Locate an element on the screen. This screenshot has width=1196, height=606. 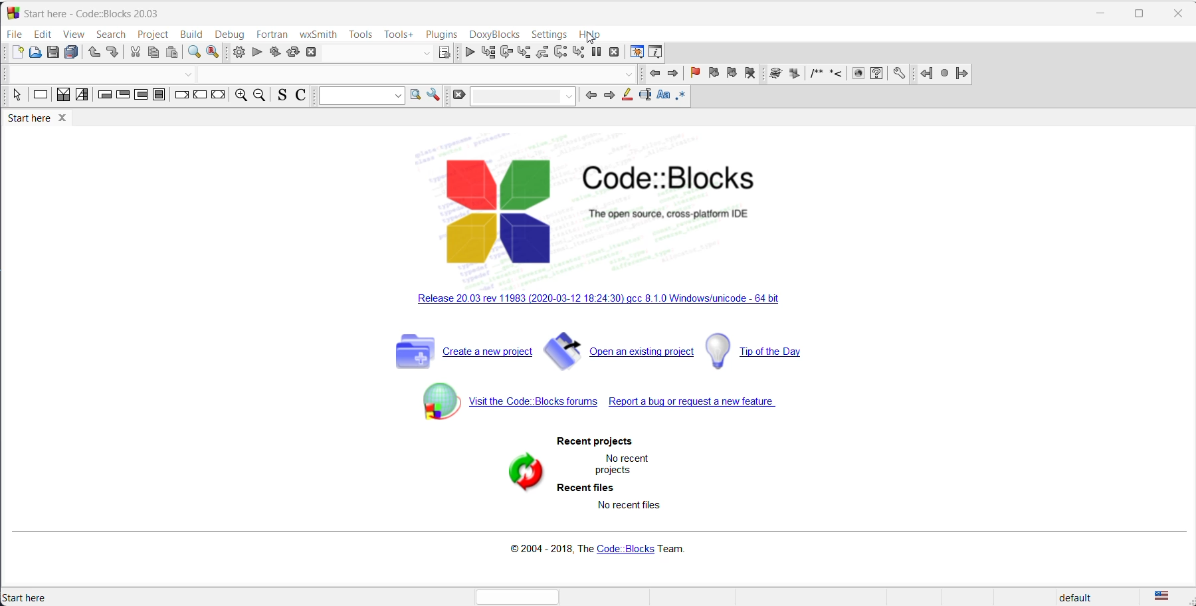
debug/continue is located at coordinates (471, 54).